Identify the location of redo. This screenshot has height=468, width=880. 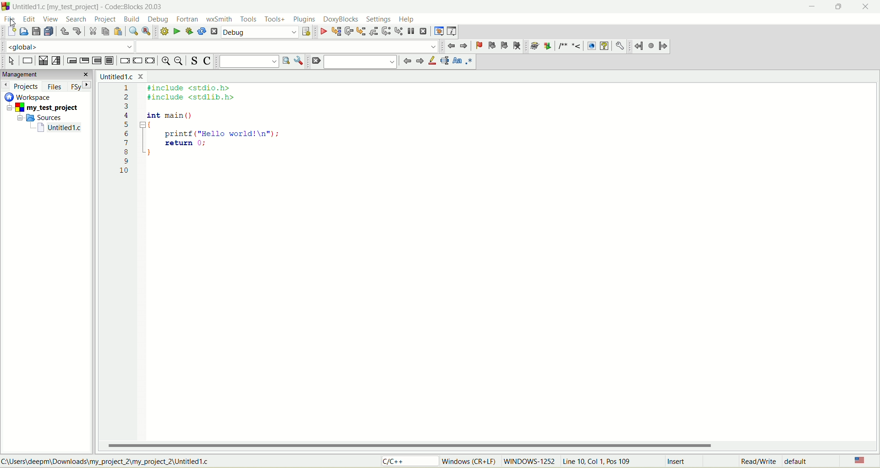
(77, 30).